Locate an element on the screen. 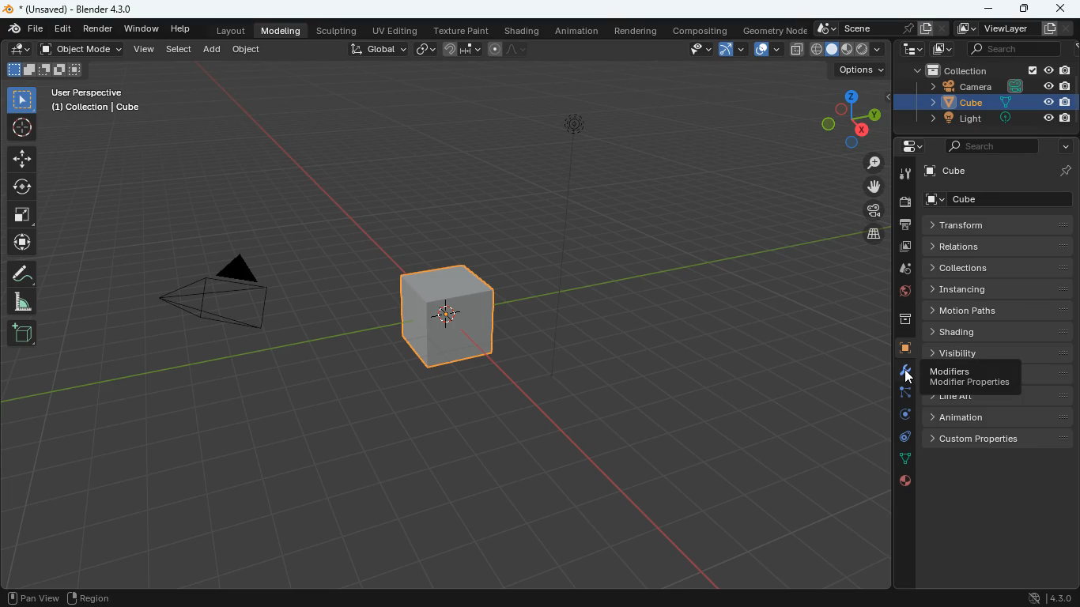 Image resolution: width=1080 pixels, height=607 pixels. archive is located at coordinates (897, 319).